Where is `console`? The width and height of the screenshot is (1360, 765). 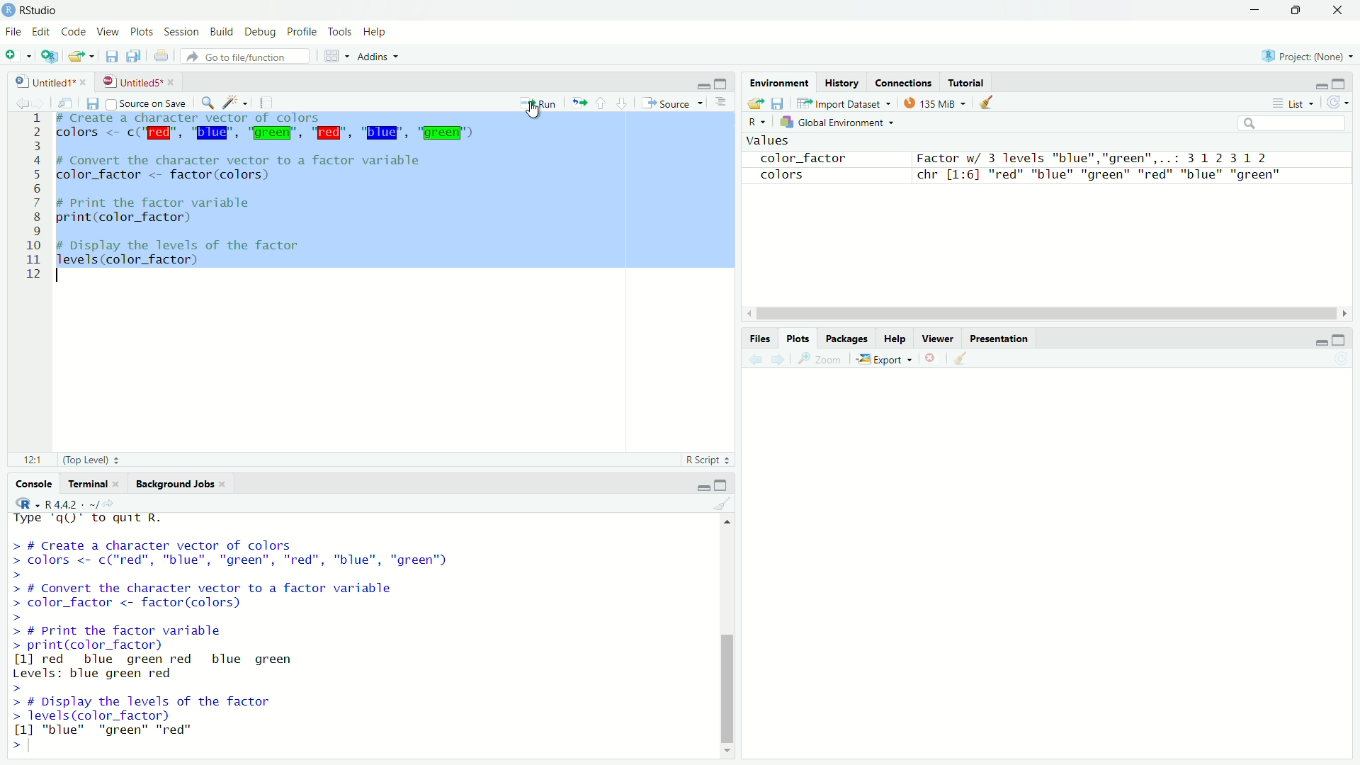
console is located at coordinates (29, 483).